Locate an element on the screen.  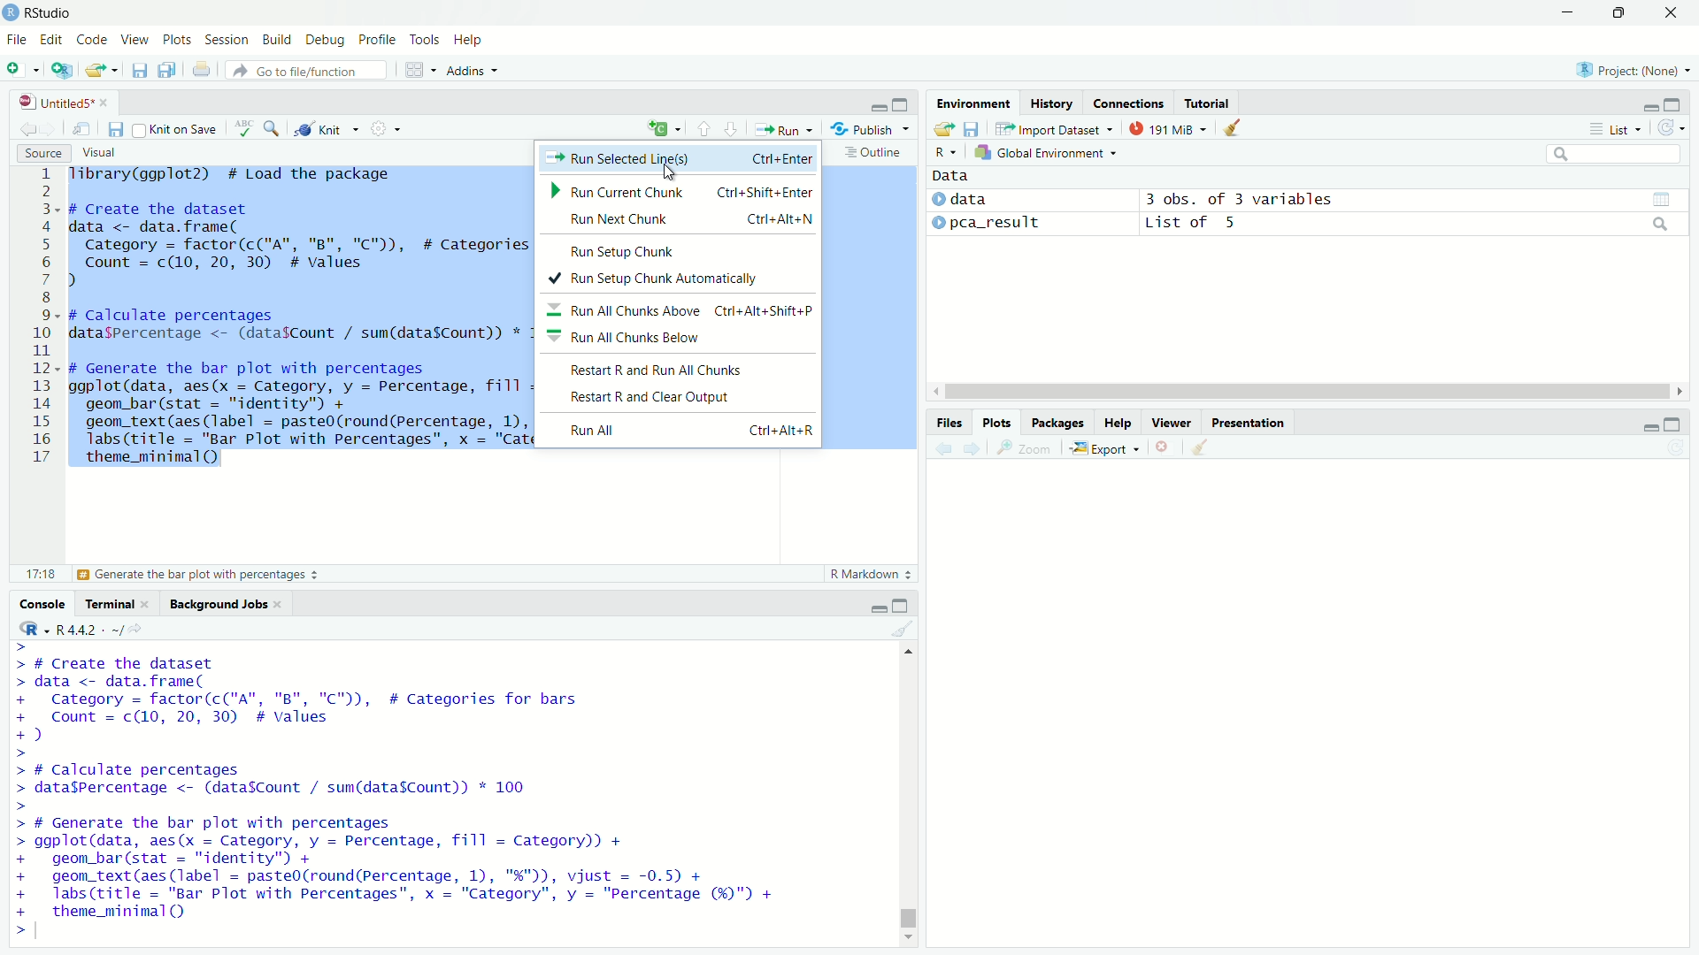
go forward is located at coordinates (973, 449).